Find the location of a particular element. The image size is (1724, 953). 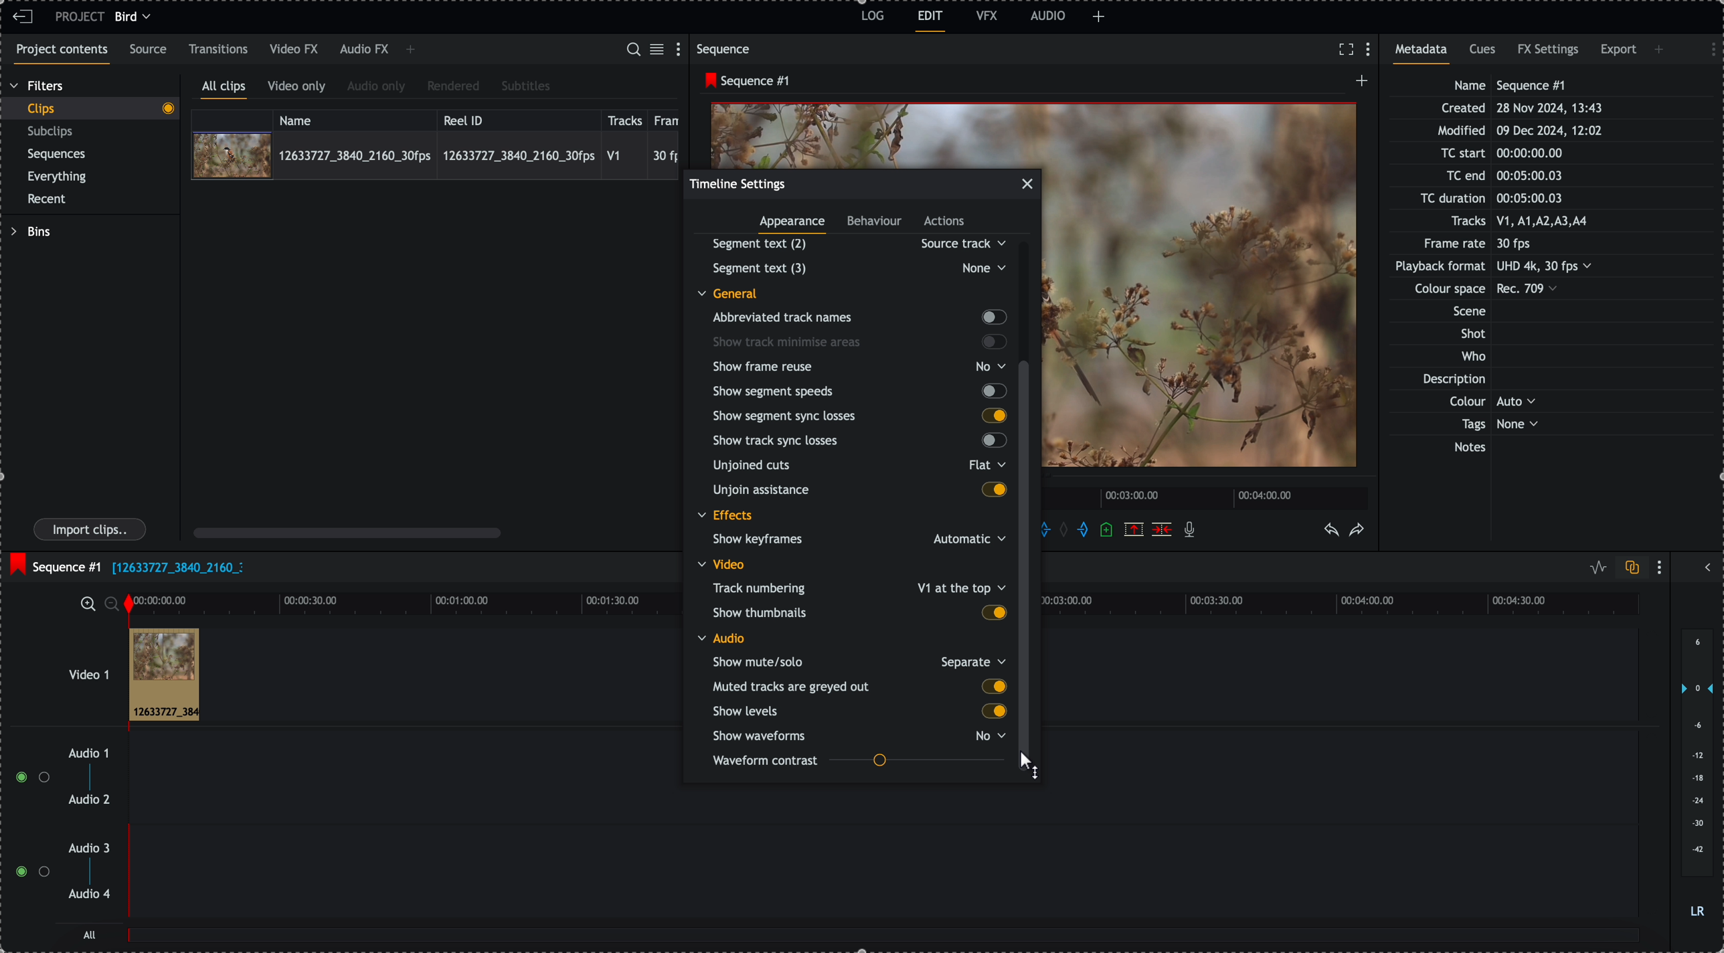

show frame reuse is located at coordinates (862, 367).